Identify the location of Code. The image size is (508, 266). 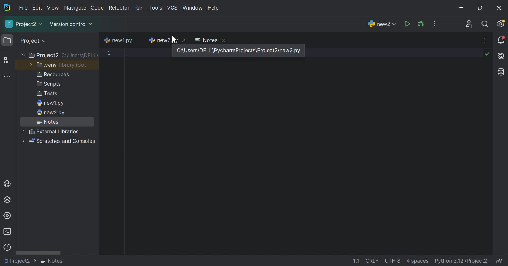
(97, 8).